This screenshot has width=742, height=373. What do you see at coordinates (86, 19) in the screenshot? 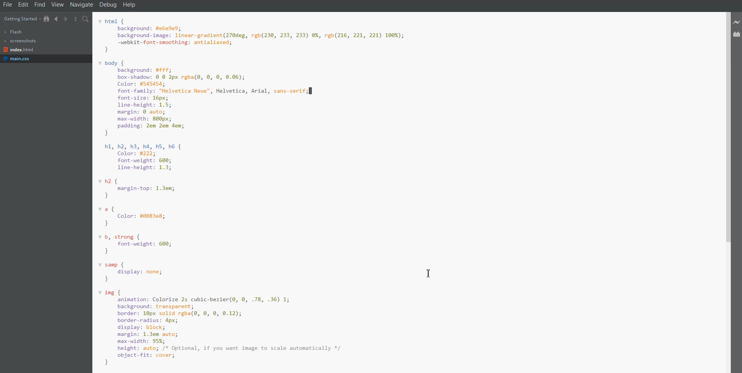
I see `find in files` at bounding box center [86, 19].